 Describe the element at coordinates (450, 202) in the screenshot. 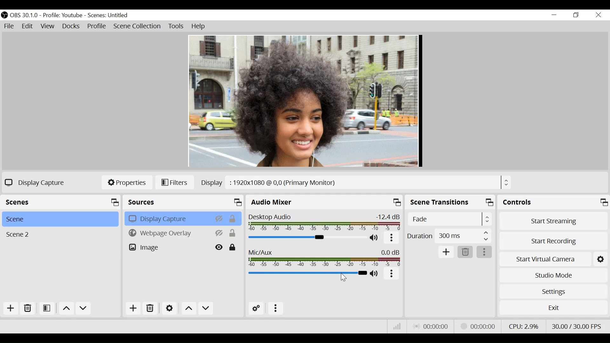

I see `Scene Transition Panel` at that location.